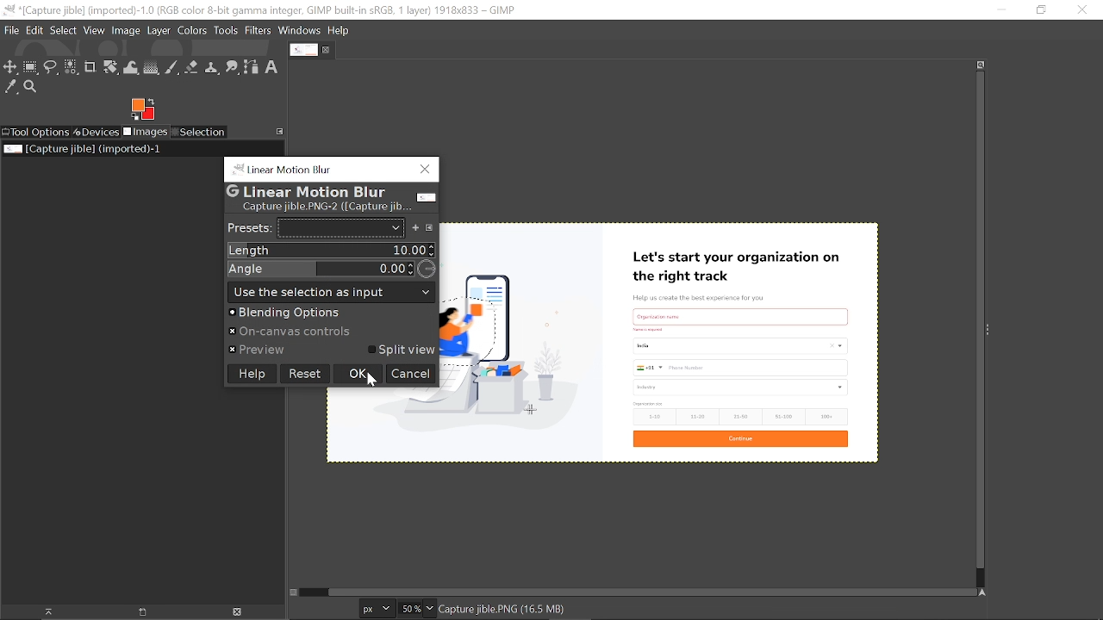  What do you see at coordinates (430, 608) in the screenshot?
I see `Zoom options` at bounding box center [430, 608].